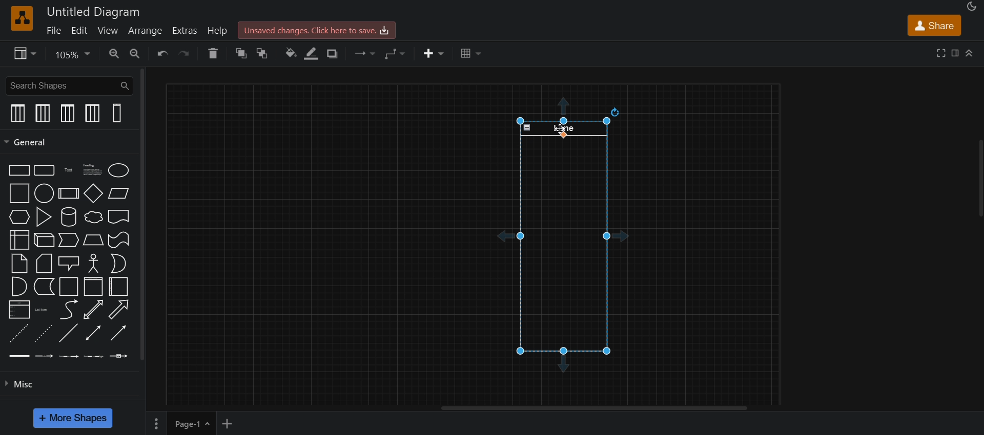 Image resolution: width=984 pixels, height=435 pixels. What do you see at coordinates (43, 114) in the screenshot?
I see `vertical pool 2` at bounding box center [43, 114].